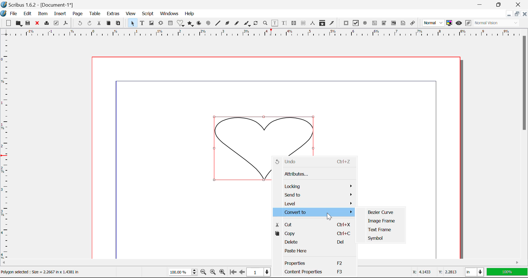  Describe the element at coordinates (507, 272) in the screenshot. I see `100%` at that location.